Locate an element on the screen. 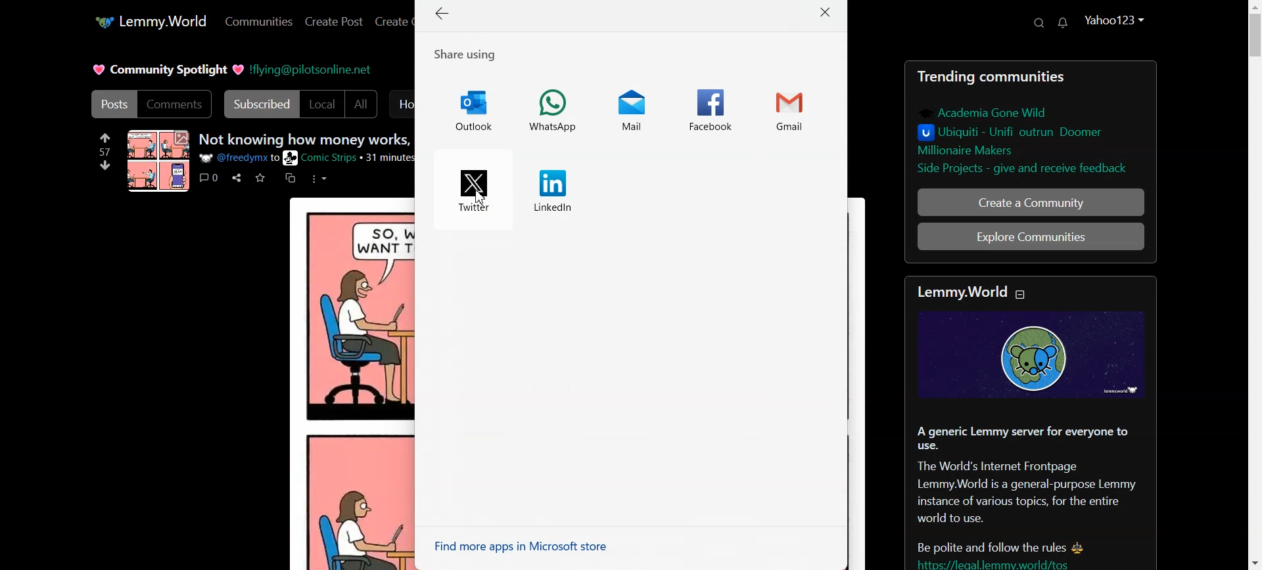 Image resolution: width=1262 pixels, height=570 pixels. mail is located at coordinates (628, 113).